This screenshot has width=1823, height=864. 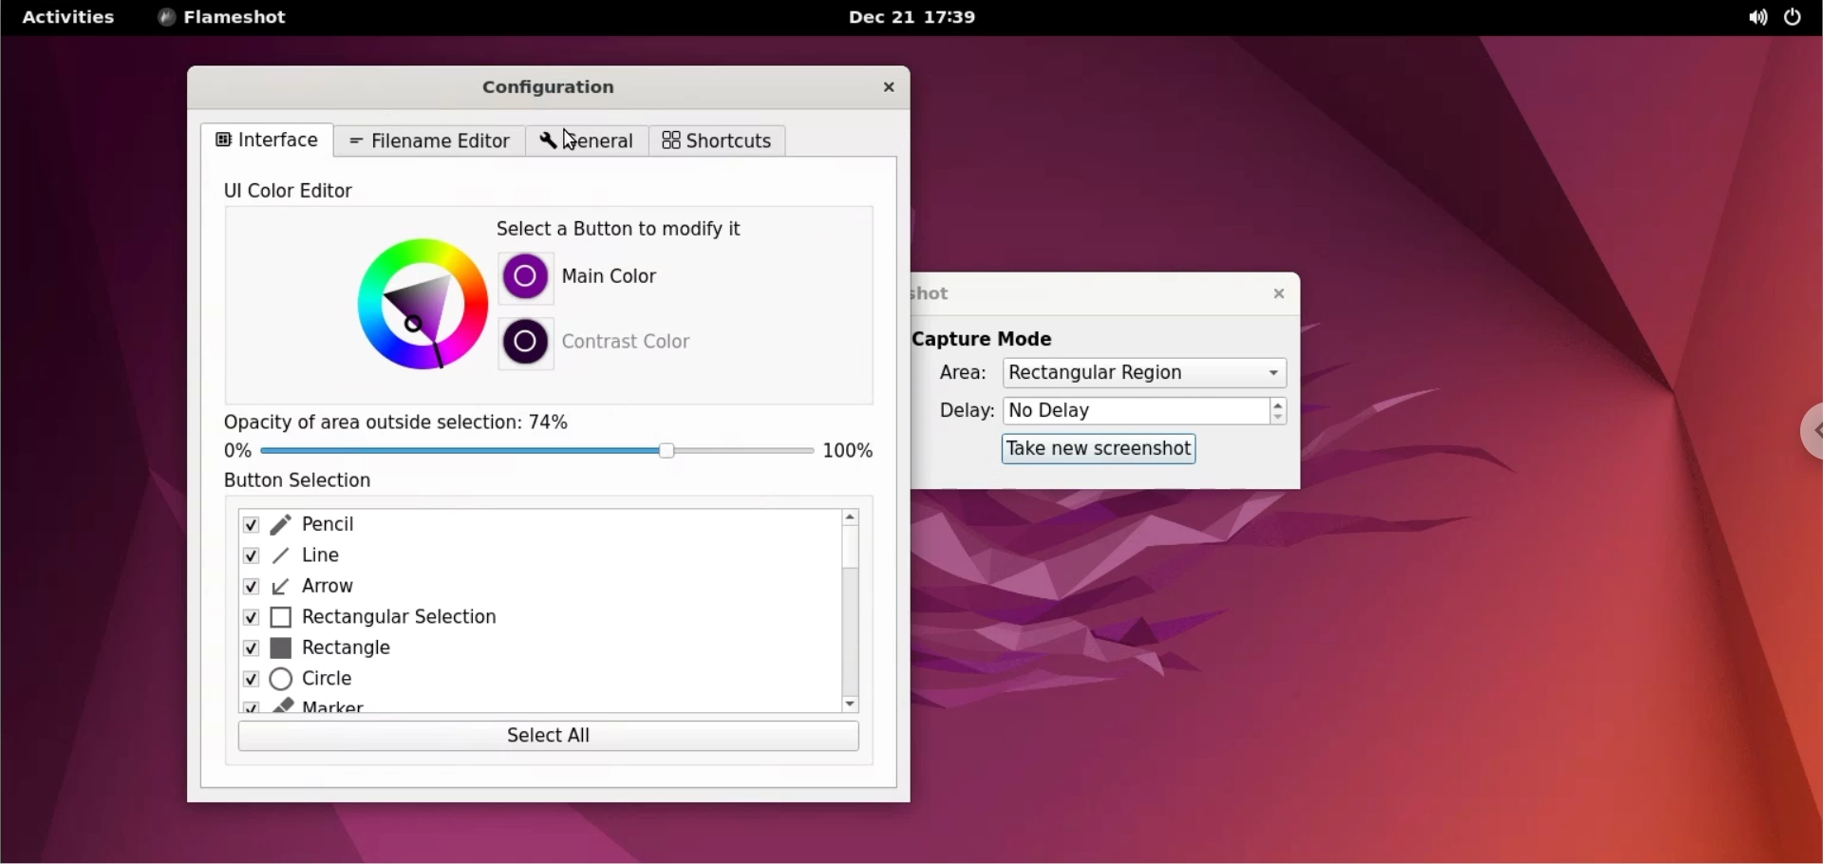 What do you see at coordinates (584, 141) in the screenshot?
I see `general` at bounding box center [584, 141].